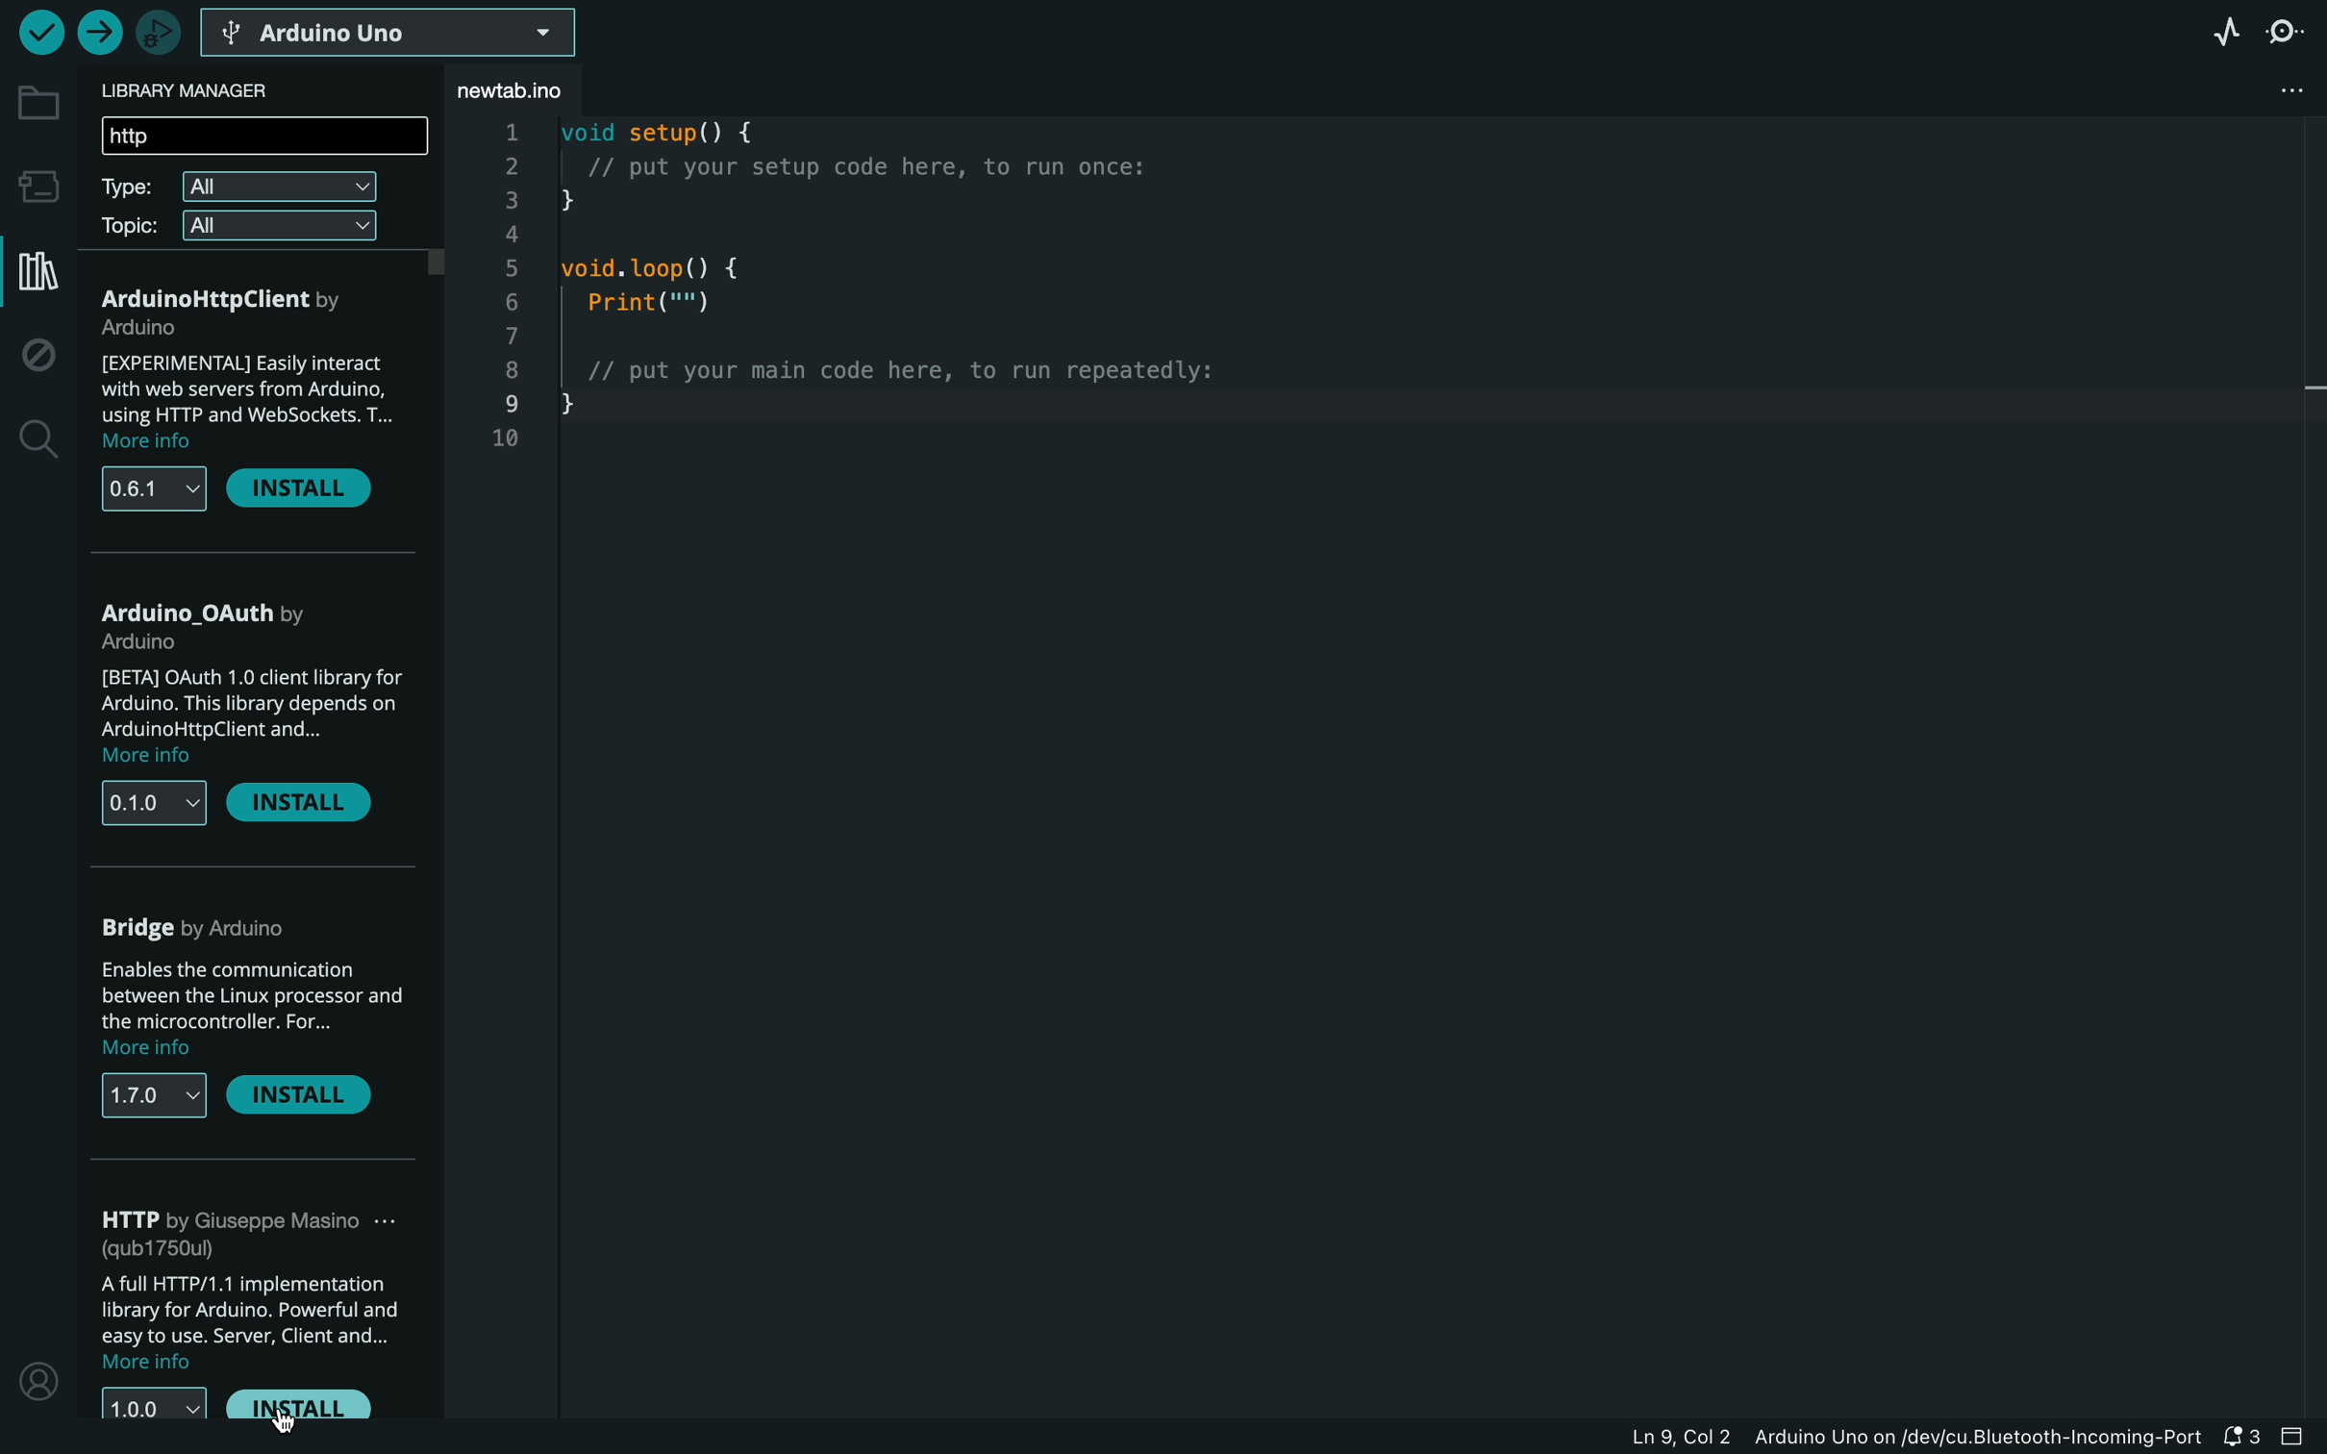 This screenshot has width=2327, height=1454. I want to click on file setting, so click(2281, 88).